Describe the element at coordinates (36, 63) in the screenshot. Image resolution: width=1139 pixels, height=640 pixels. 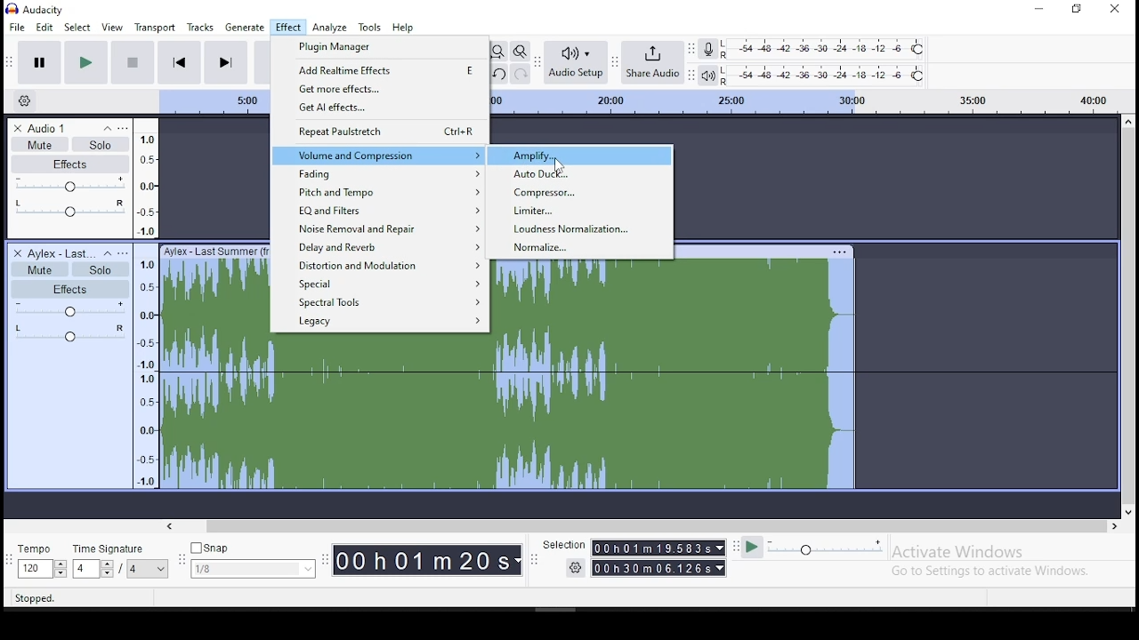
I see `pause` at that location.